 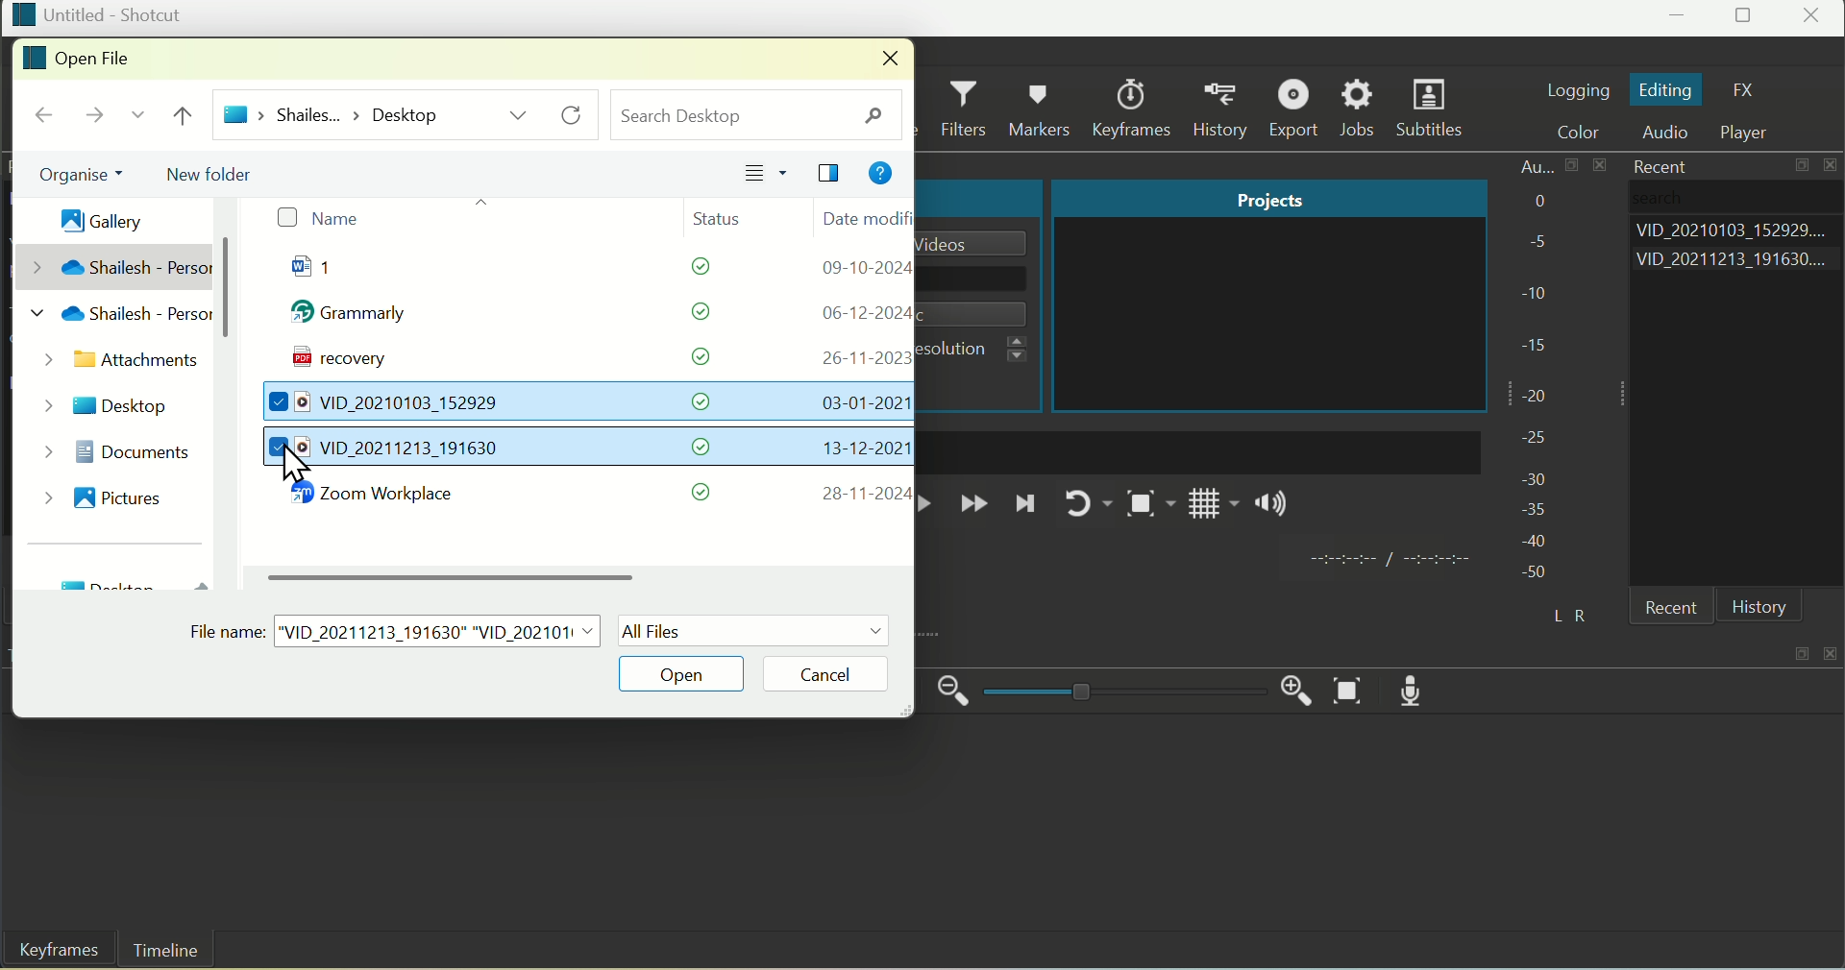 What do you see at coordinates (1759, 607) in the screenshot?
I see `History` at bounding box center [1759, 607].